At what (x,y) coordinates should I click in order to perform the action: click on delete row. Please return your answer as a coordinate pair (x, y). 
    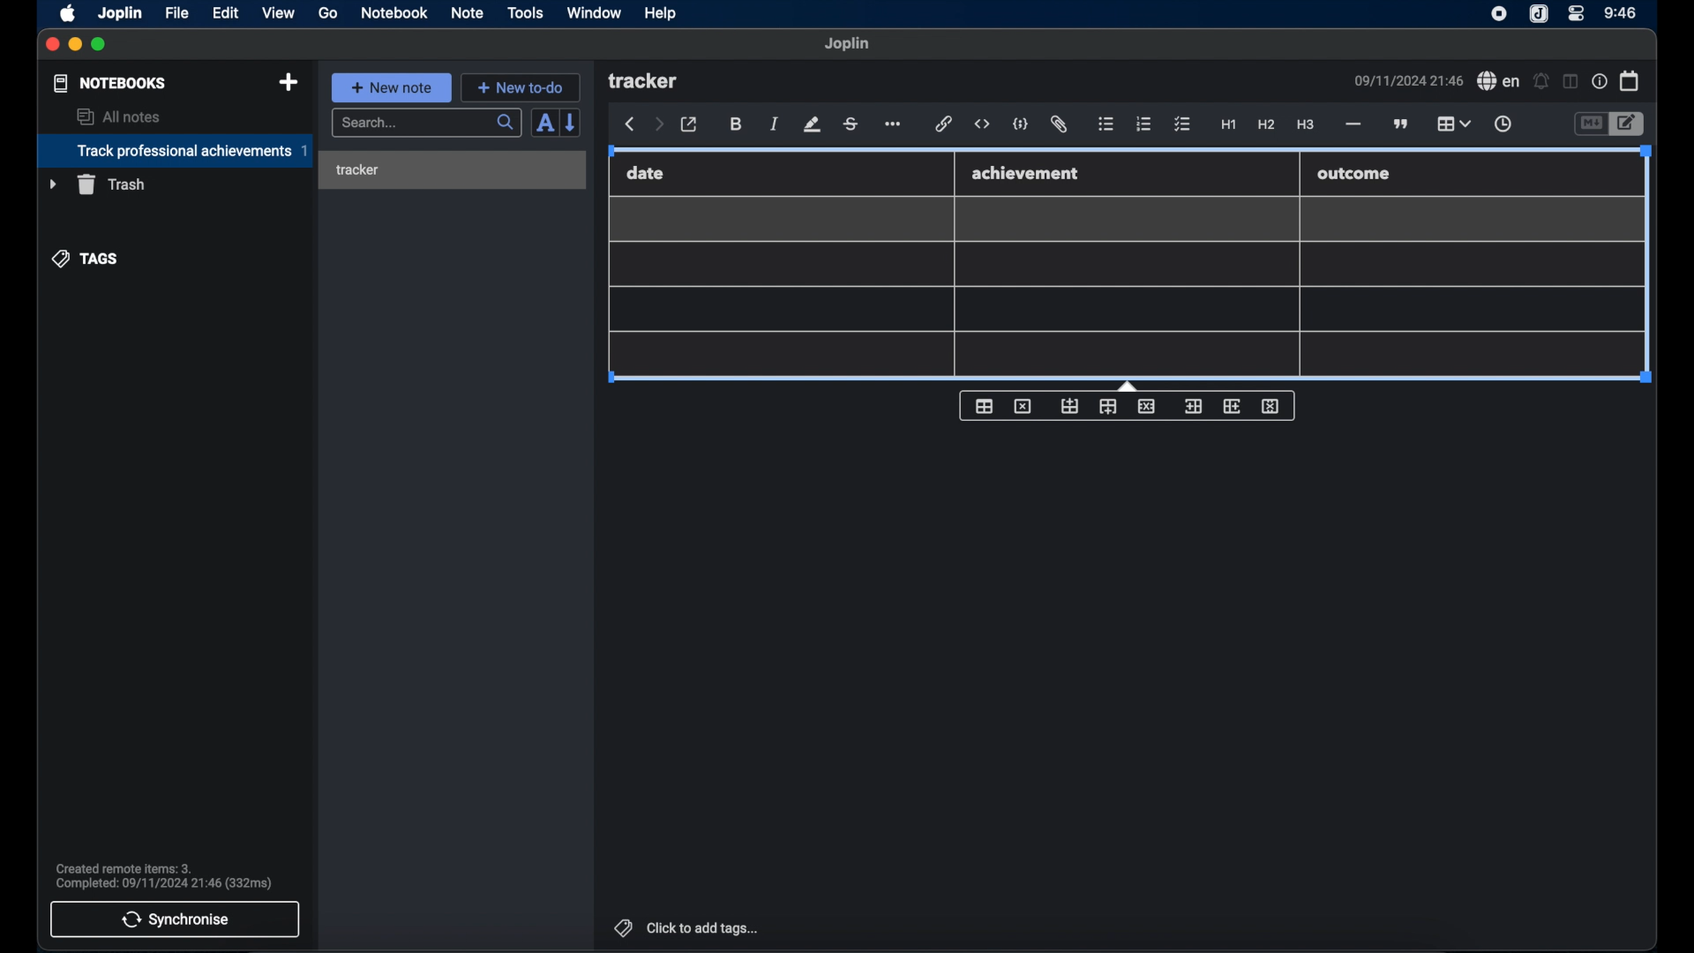
    Looking at the image, I should click on (1146, 406).